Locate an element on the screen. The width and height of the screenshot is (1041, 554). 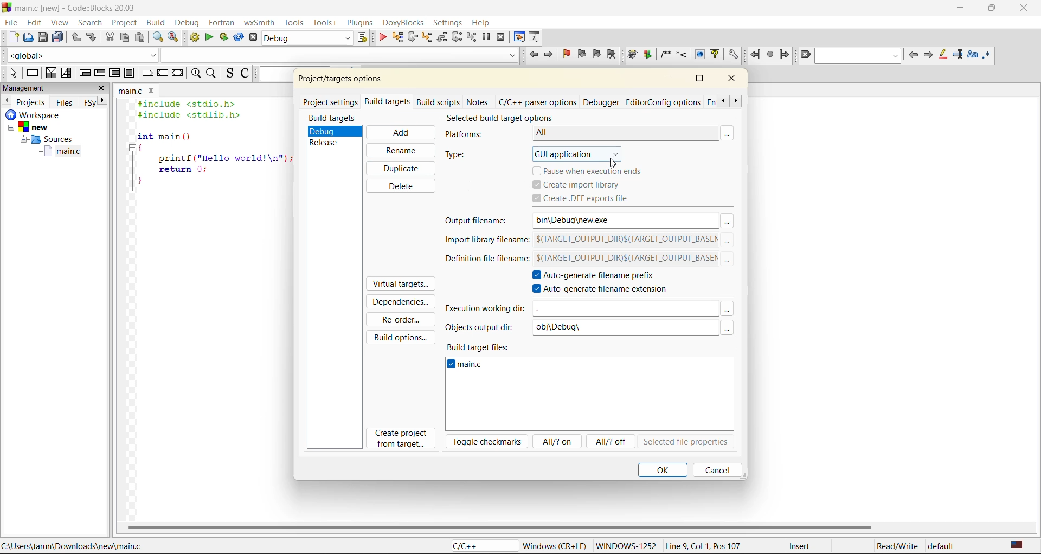
type is located at coordinates (464, 156).